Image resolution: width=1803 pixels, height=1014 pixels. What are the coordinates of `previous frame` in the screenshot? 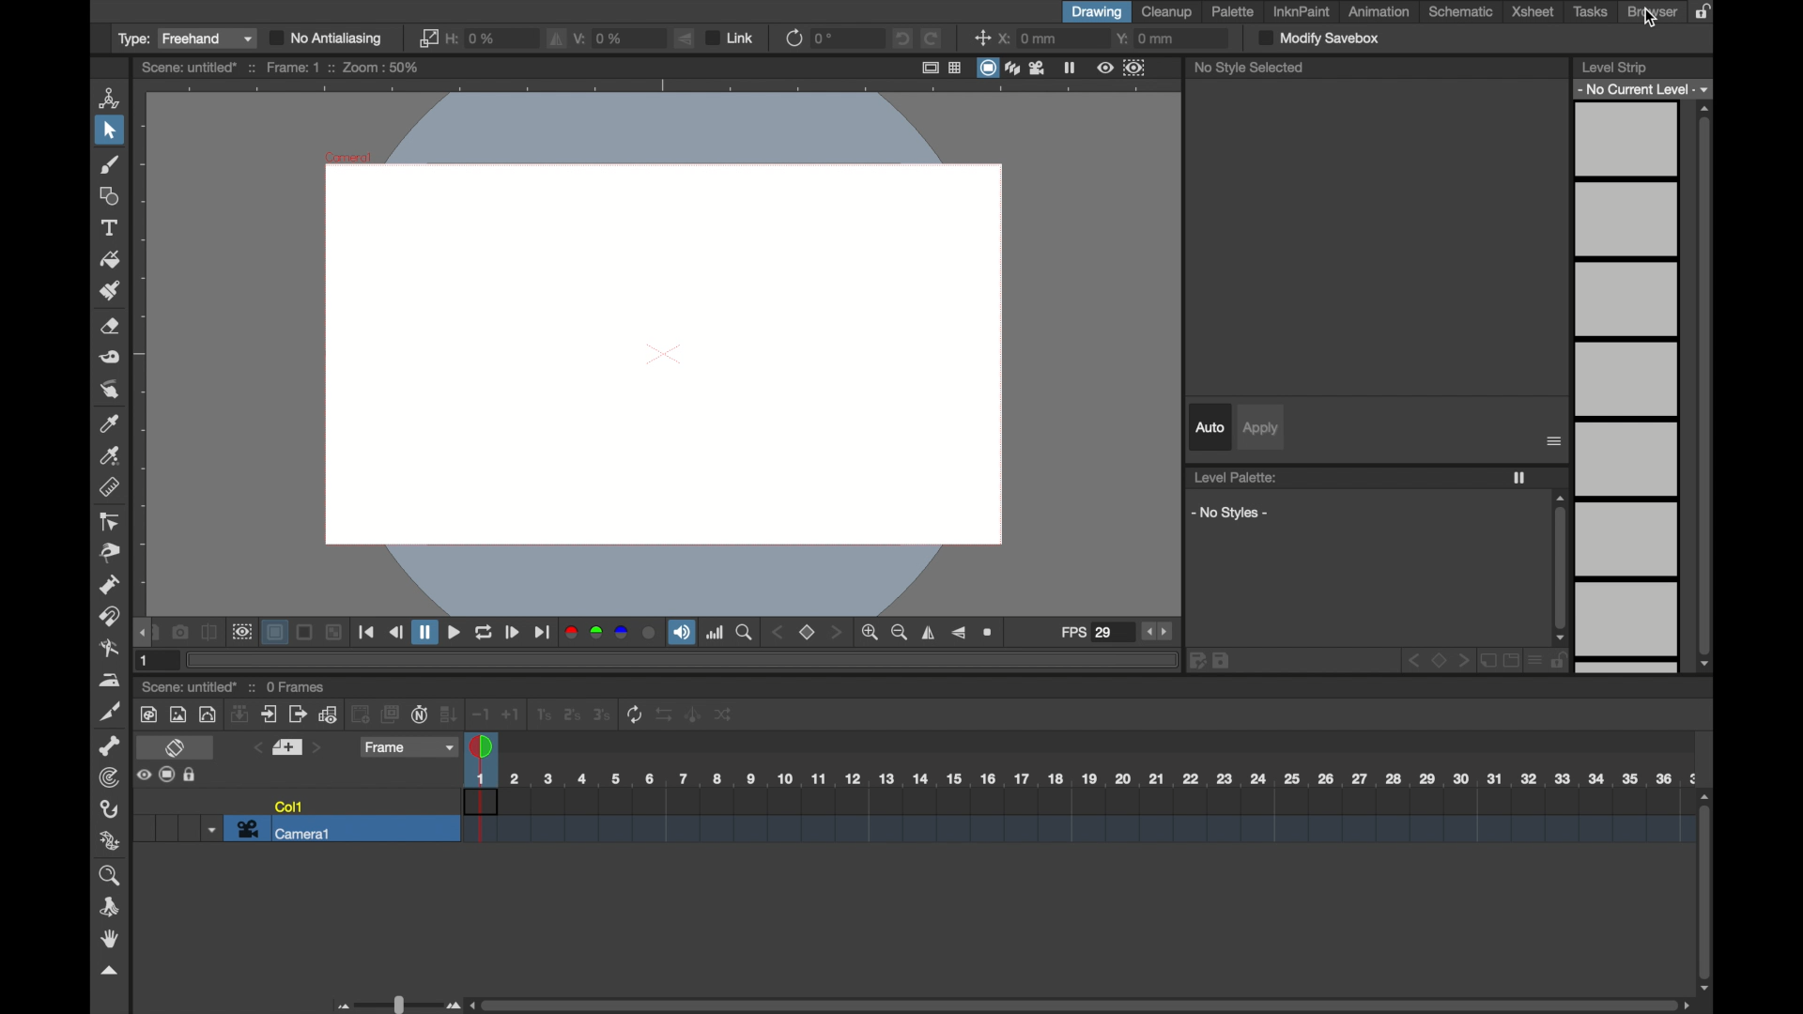 It's located at (395, 633).